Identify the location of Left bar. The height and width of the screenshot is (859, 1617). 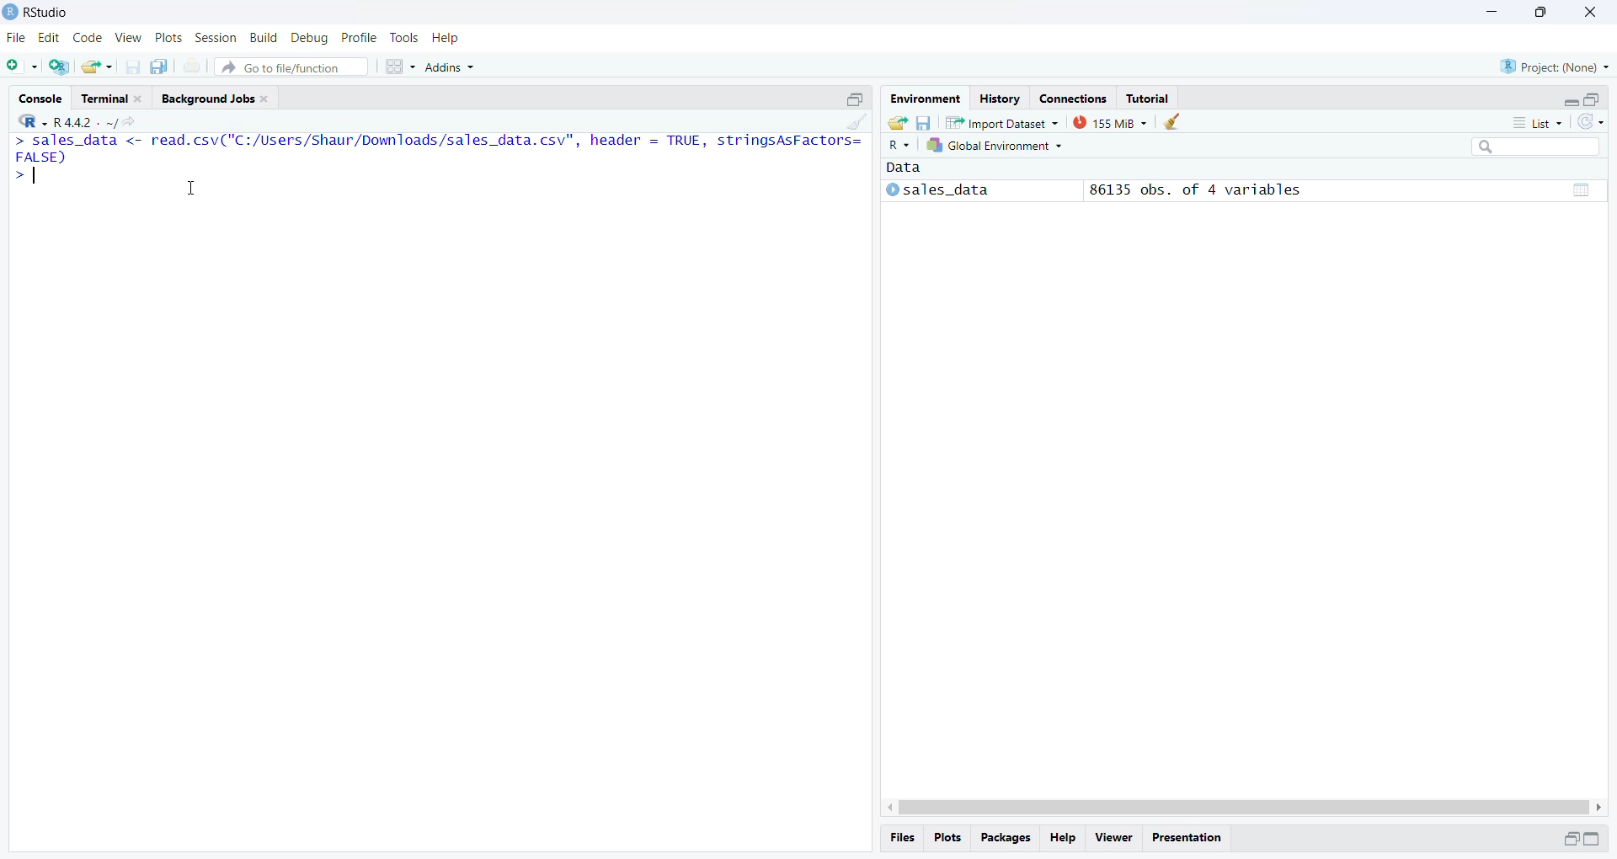
(888, 808).